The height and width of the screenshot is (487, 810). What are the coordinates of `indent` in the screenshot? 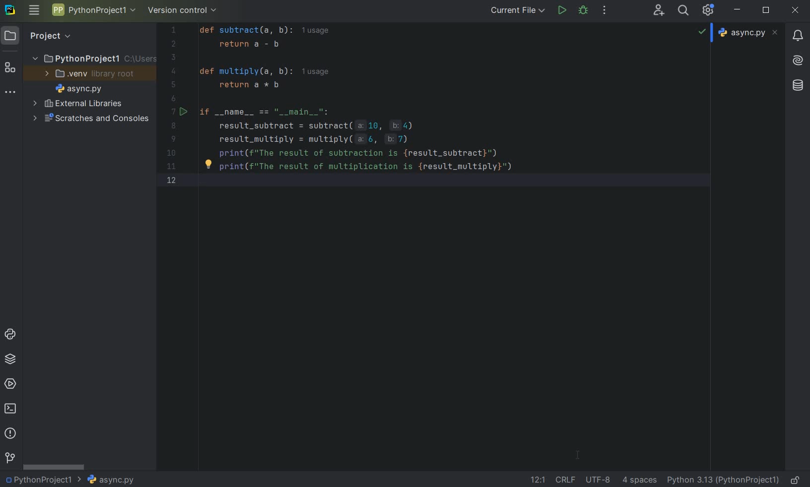 It's located at (639, 480).